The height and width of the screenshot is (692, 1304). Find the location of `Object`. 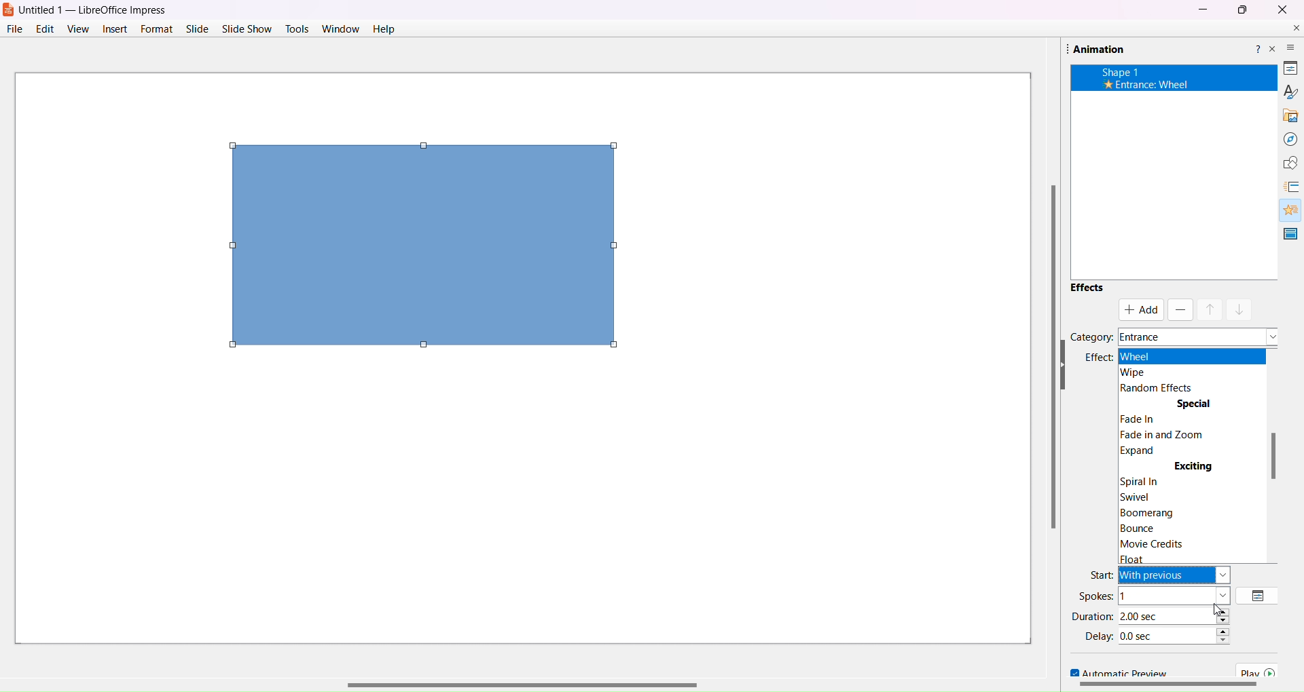

Object is located at coordinates (420, 246).